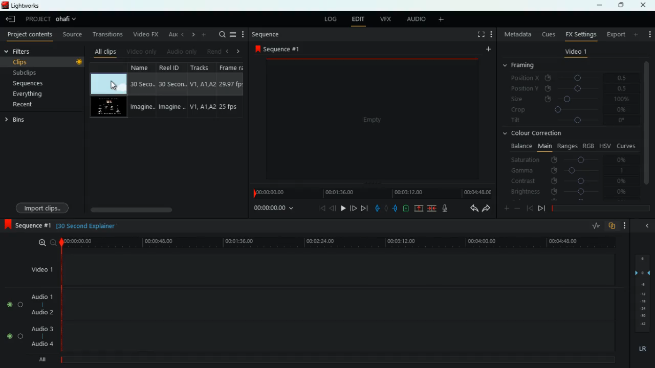 This screenshot has width=655, height=368. I want to click on name, so click(141, 90).